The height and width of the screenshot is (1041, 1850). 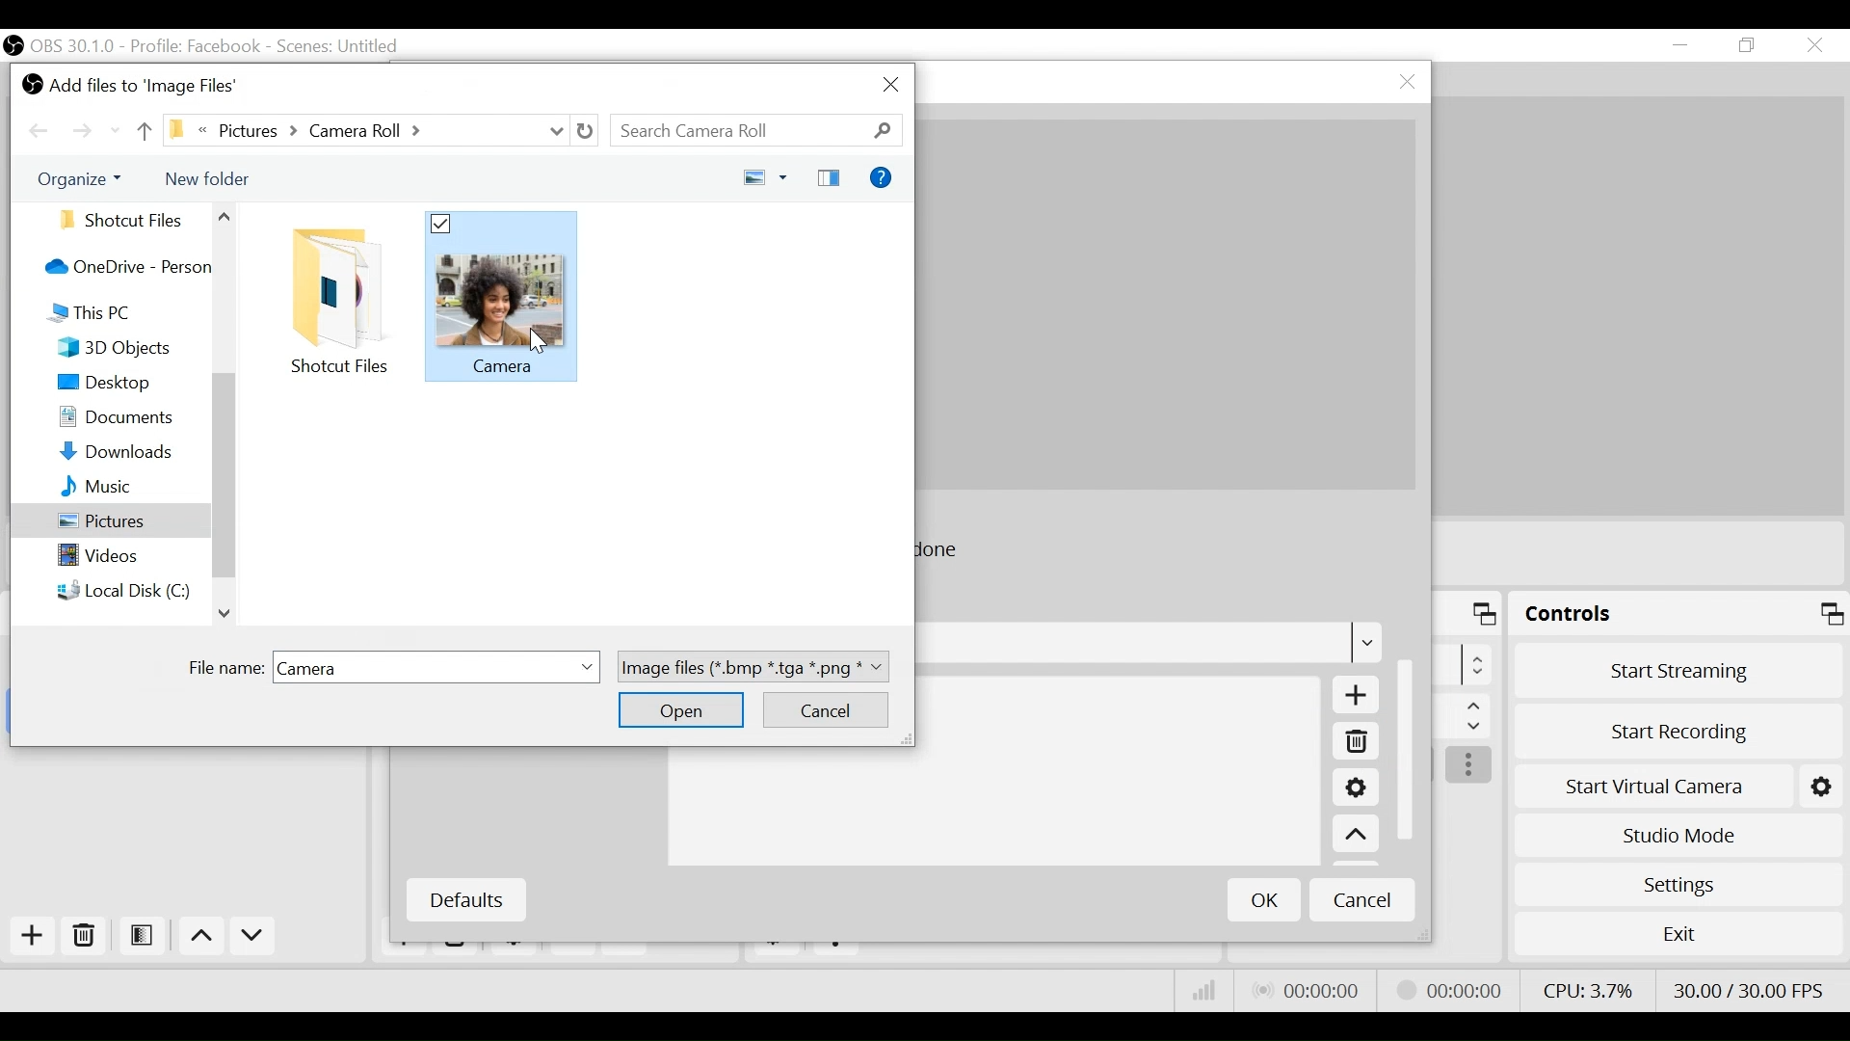 What do you see at coordinates (226, 472) in the screenshot?
I see `Vertical Scroll bar` at bounding box center [226, 472].